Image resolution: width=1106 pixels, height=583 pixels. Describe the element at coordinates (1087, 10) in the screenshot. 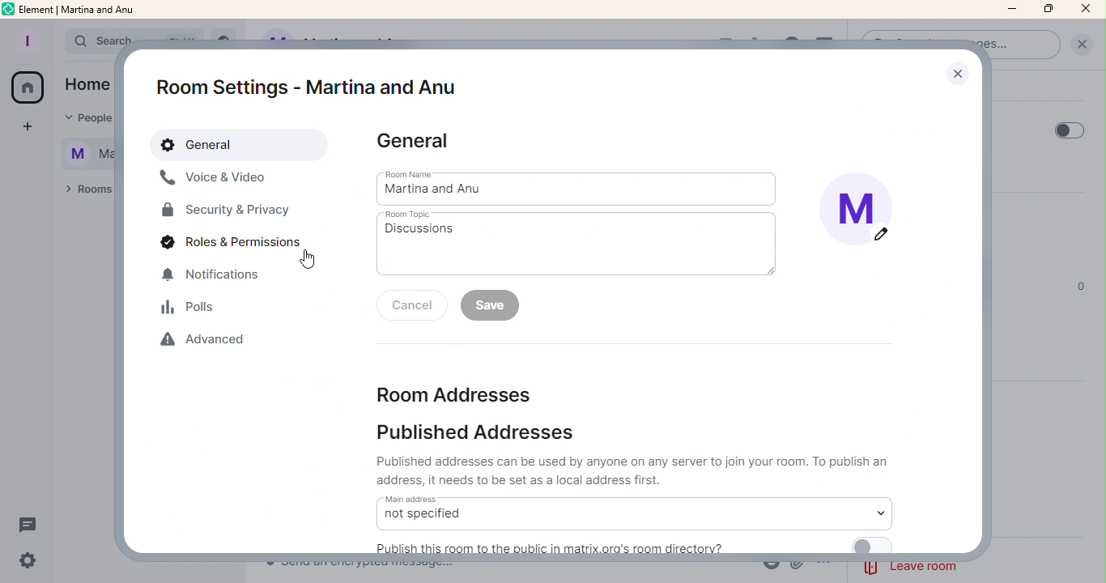

I see `Close Icon` at that location.